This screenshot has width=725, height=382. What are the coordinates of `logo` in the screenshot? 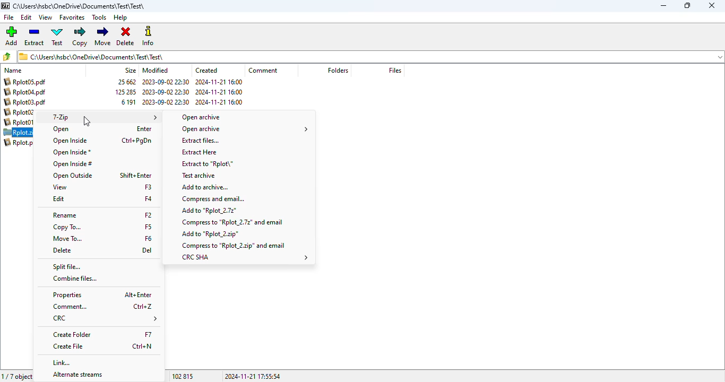 It's located at (5, 6).